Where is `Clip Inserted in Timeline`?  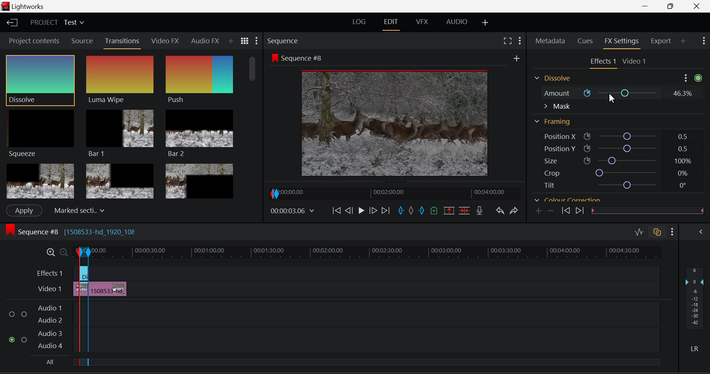
Clip Inserted in Timeline is located at coordinates (108, 288).